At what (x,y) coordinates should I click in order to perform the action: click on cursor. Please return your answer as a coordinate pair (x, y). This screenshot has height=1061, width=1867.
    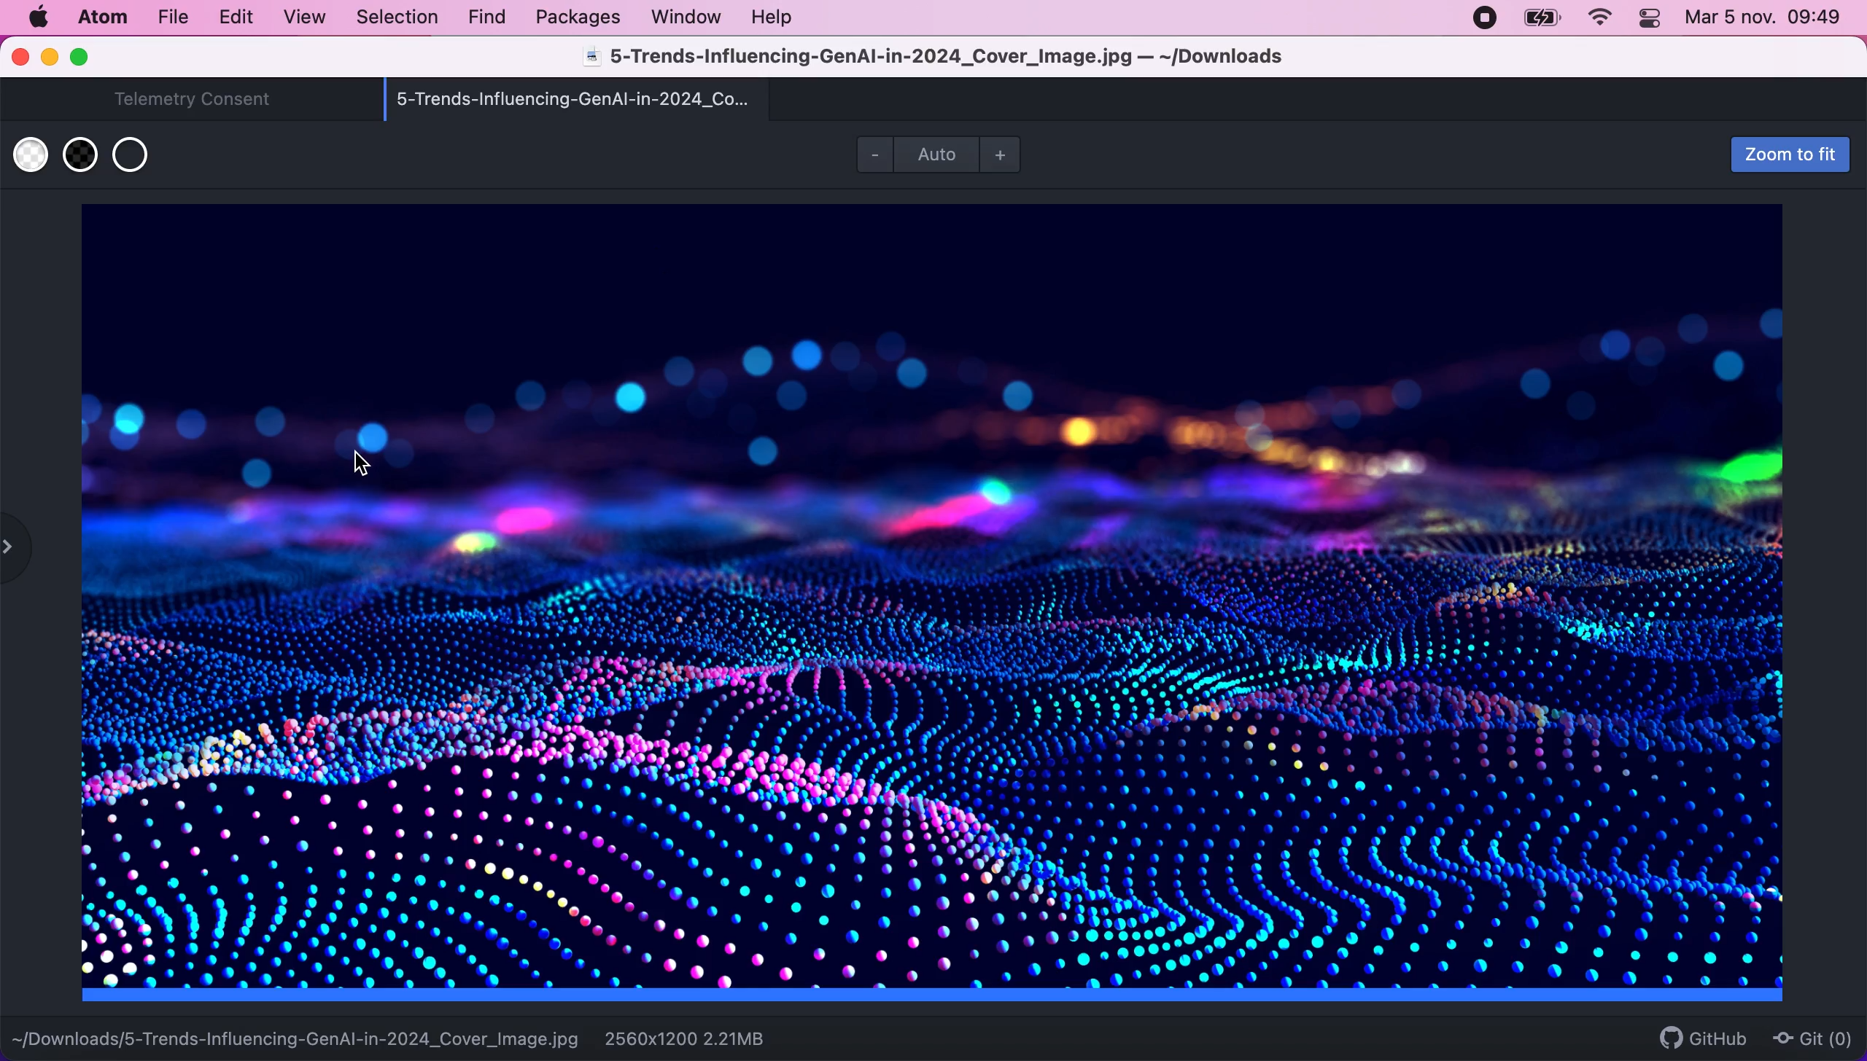
    Looking at the image, I should click on (370, 463).